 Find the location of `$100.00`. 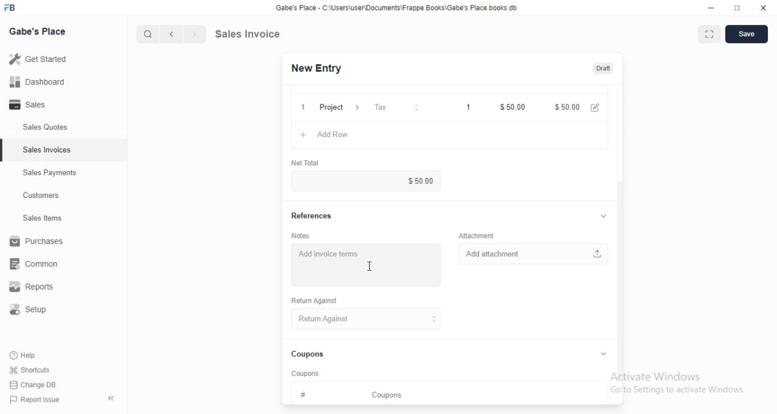

$100.00 is located at coordinates (412, 182).